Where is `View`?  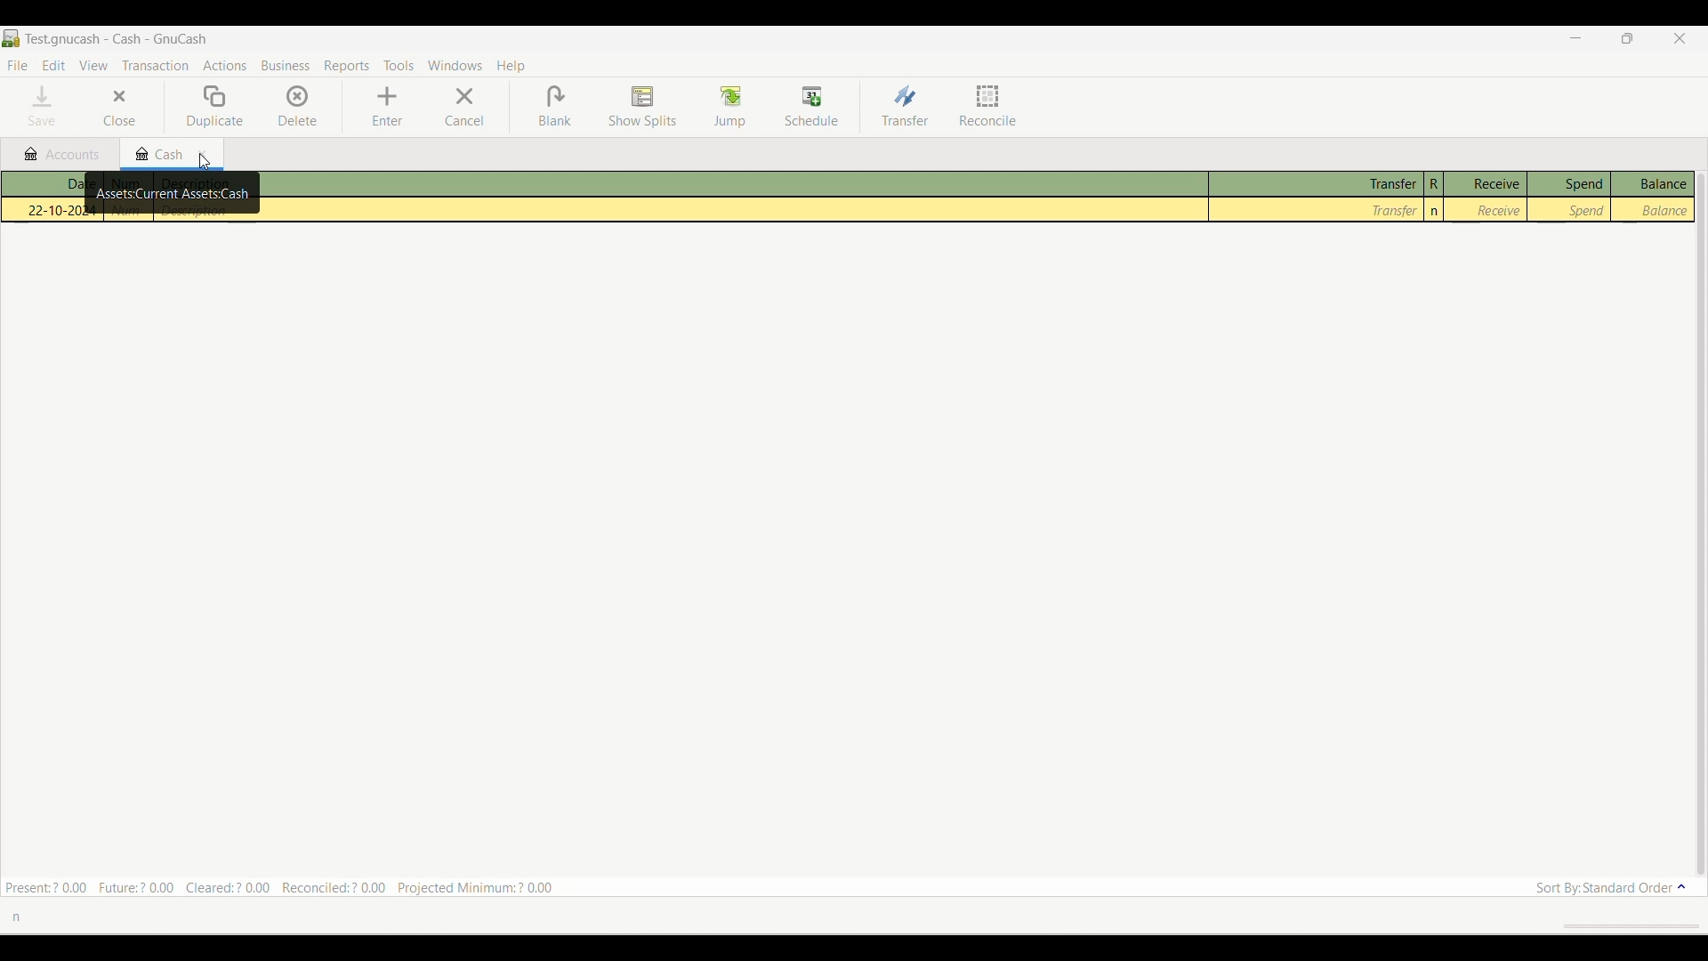
View is located at coordinates (93, 65).